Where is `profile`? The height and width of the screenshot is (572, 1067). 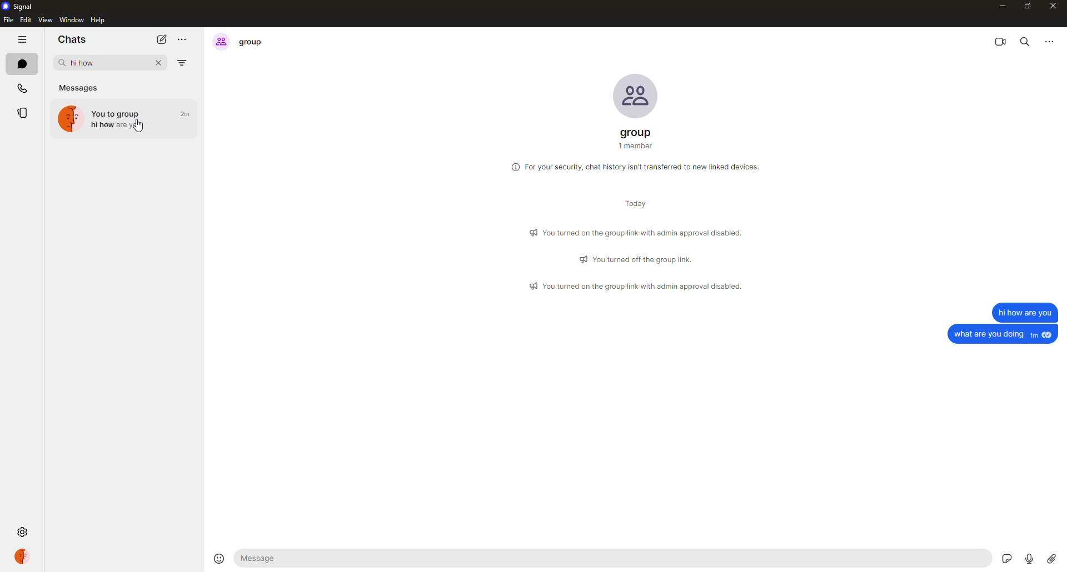 profile is located at coordinates (22, 556).